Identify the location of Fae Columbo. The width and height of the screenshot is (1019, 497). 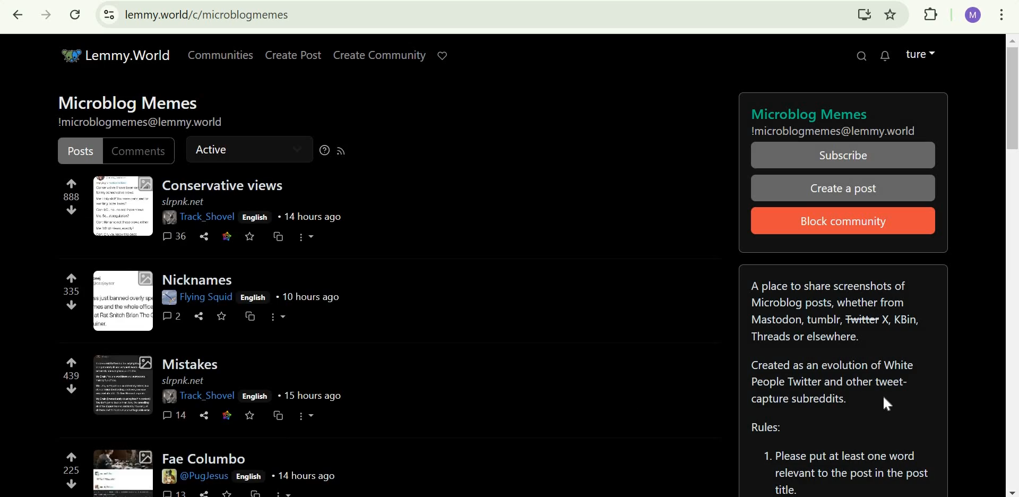
(203, 457).